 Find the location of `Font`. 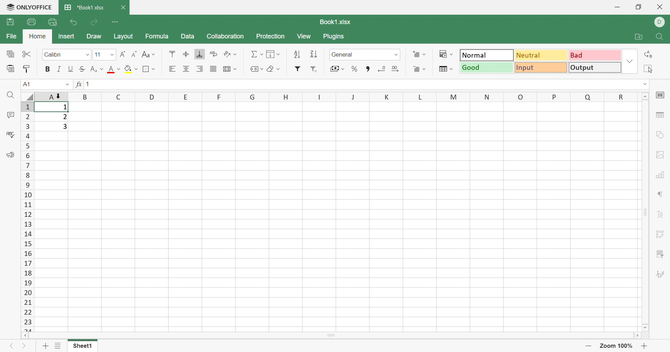

Font is located at coordinates (114, 69).